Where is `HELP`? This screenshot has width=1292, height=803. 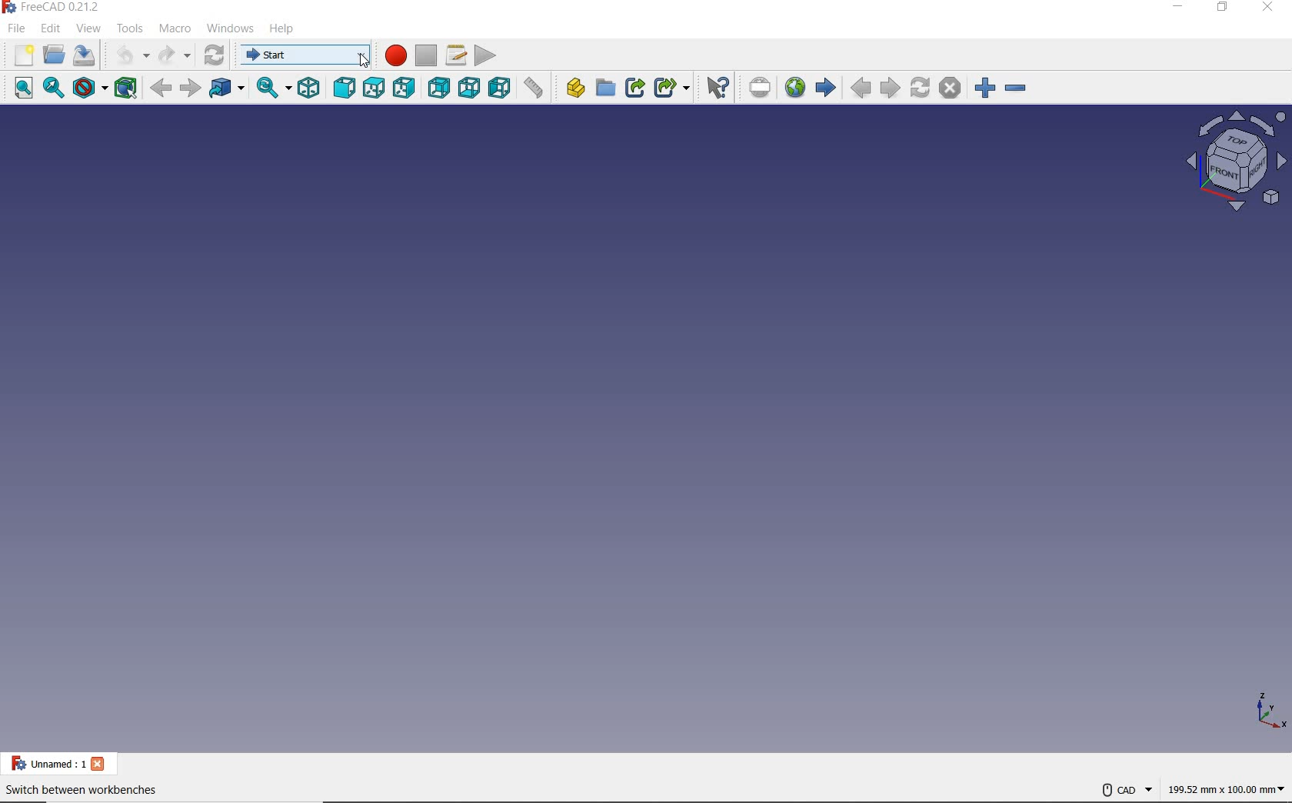 HELP is located at coordinates (284, 28).